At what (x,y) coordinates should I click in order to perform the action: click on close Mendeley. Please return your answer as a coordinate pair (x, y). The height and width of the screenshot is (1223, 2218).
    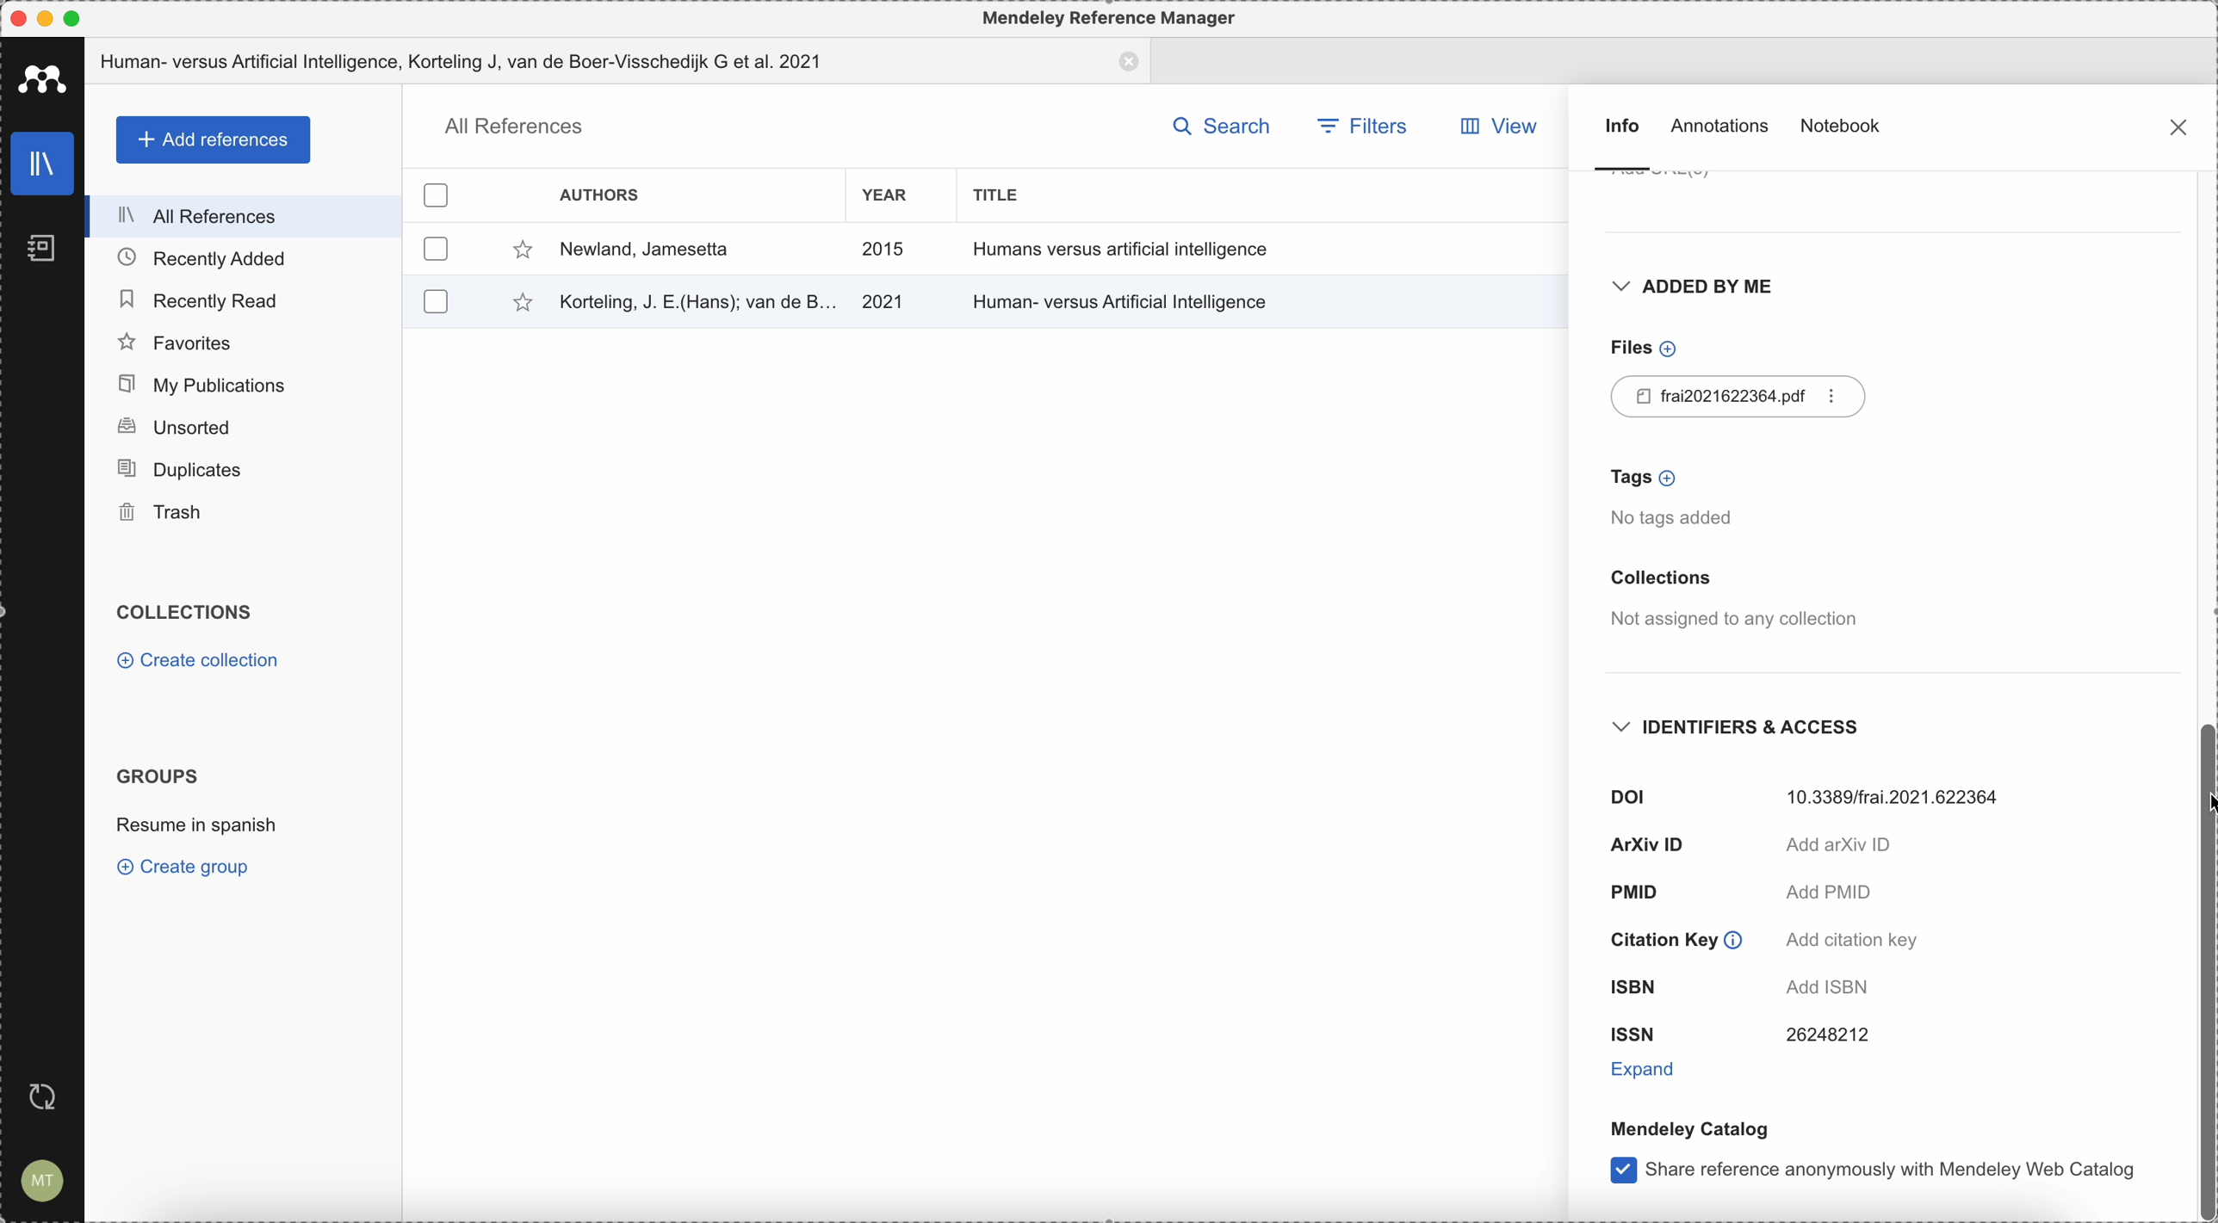
    Looking at the image, I should click on (16, 17).